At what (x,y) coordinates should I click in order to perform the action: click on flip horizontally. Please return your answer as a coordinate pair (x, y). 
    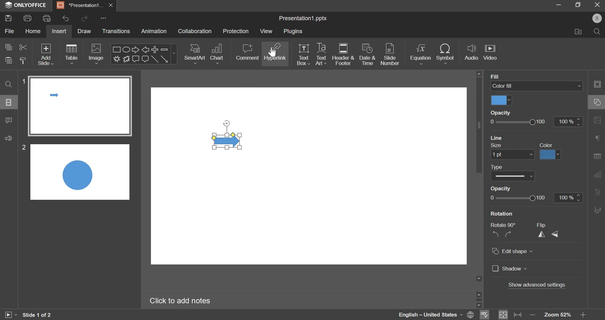
    Looking at the image, I should click on (541, 234).